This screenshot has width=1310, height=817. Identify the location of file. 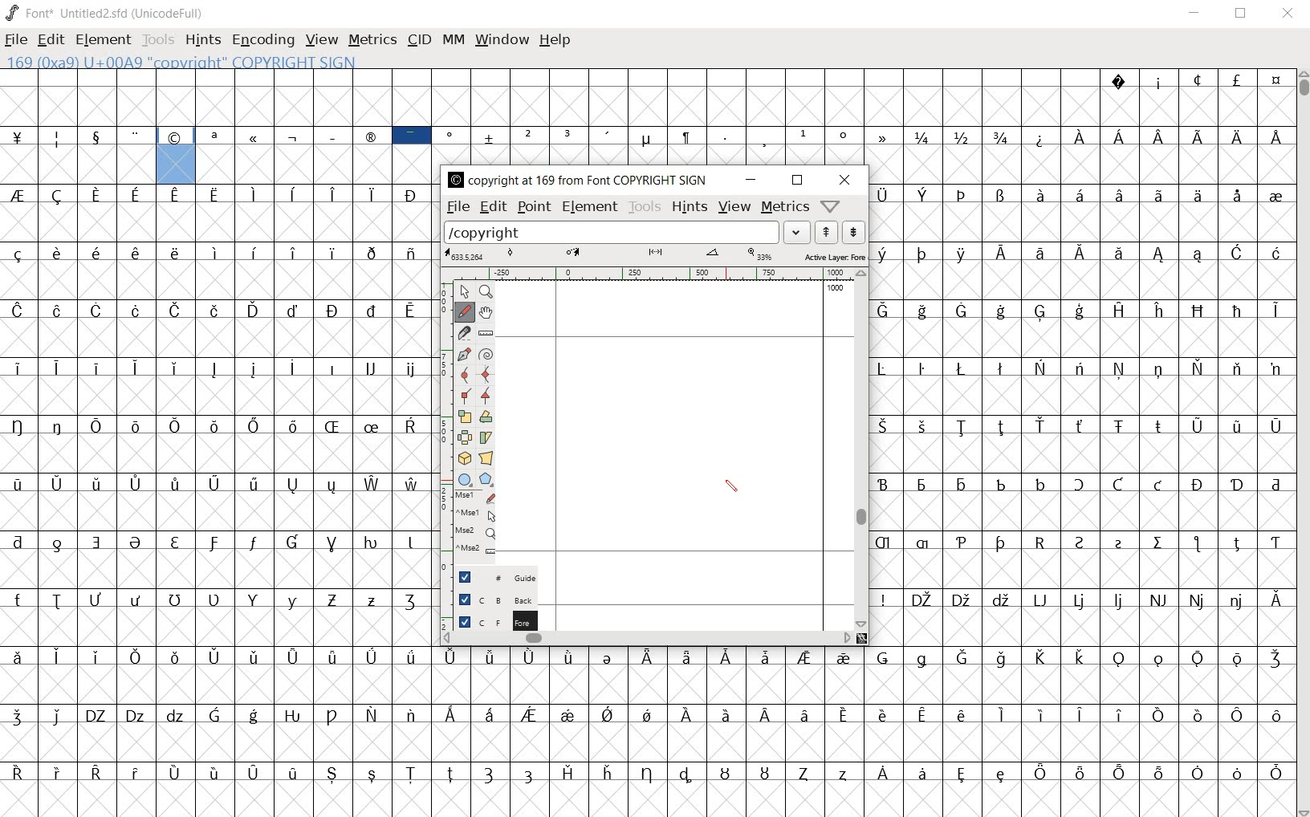
(457, 207).